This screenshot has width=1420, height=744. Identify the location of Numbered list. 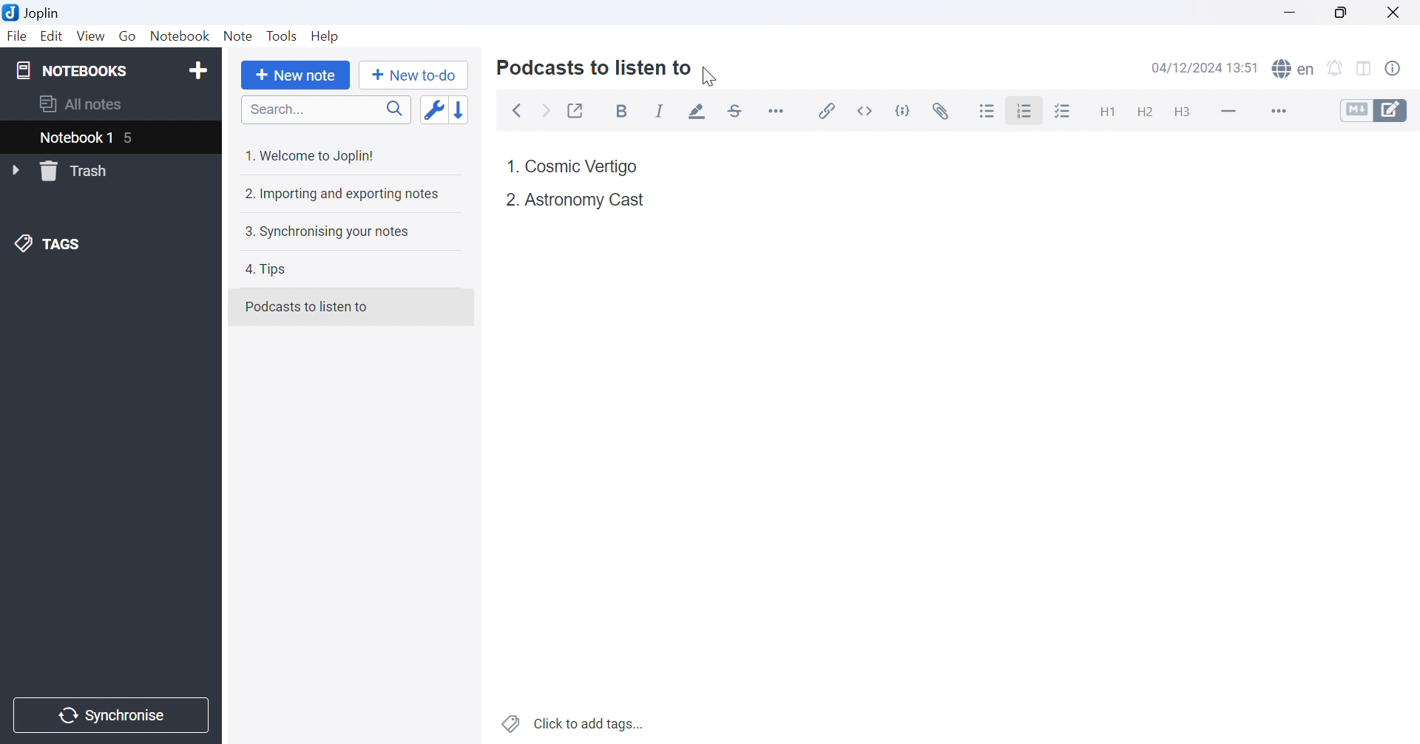
(1027, 110).